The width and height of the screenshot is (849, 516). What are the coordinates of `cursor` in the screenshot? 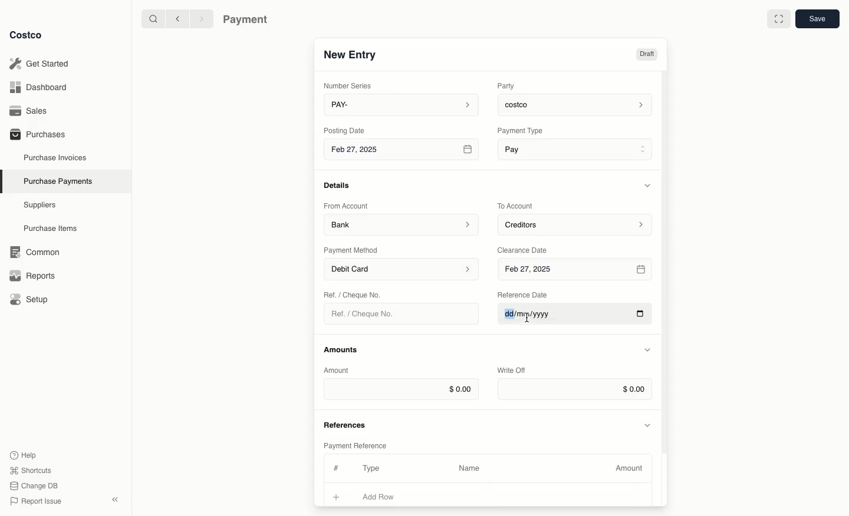 It's located at (527, 321).